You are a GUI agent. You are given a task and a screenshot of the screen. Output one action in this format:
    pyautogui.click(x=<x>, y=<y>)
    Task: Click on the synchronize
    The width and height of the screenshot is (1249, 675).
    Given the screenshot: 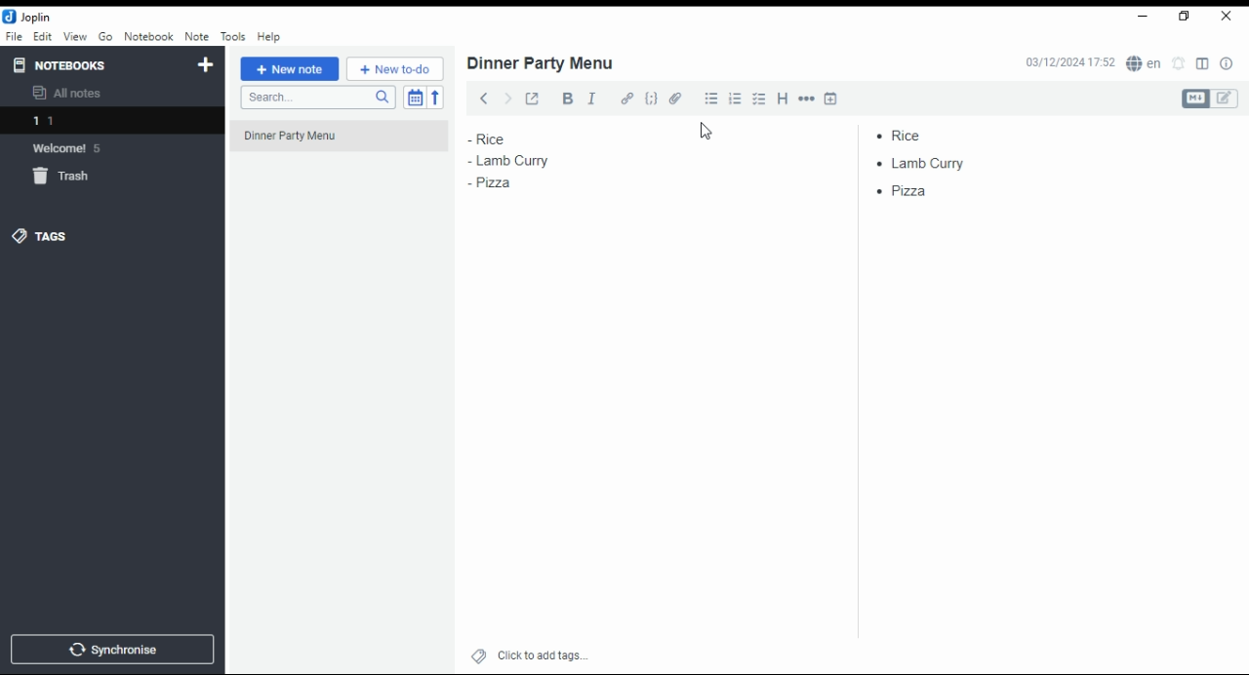 What is the action you would take?
    pyautogui.click(x=111, y=650)
    